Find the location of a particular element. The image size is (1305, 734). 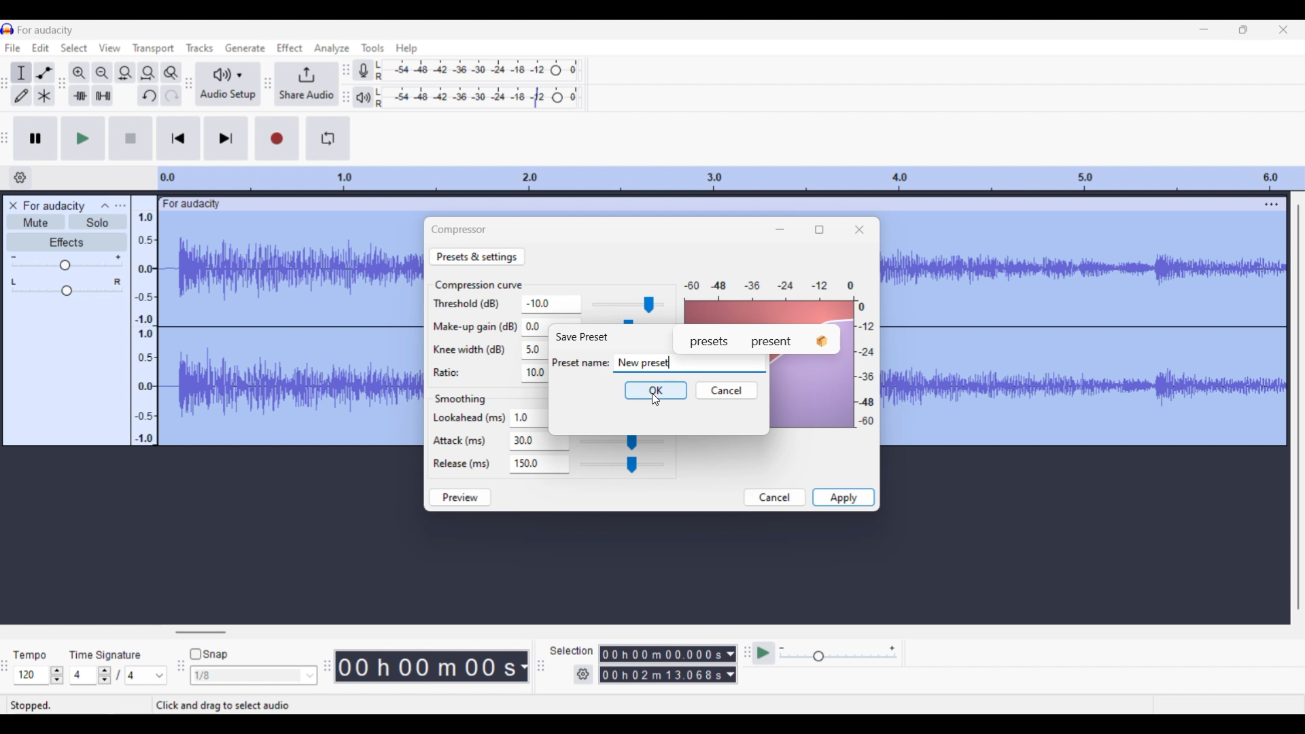

Duration measurement is located at coordinates (731, 664).